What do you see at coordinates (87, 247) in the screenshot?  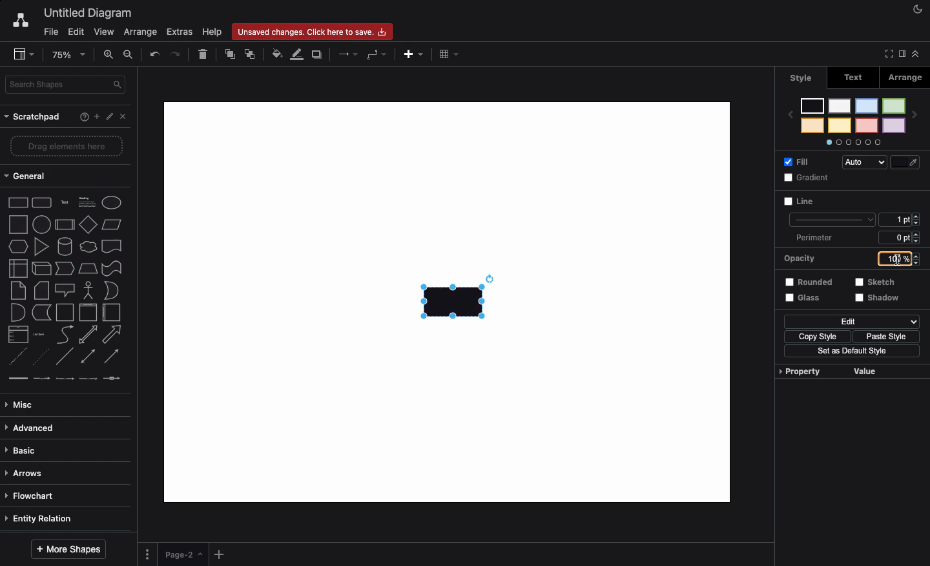 I see `cloud` at bounding box center [87, 247].